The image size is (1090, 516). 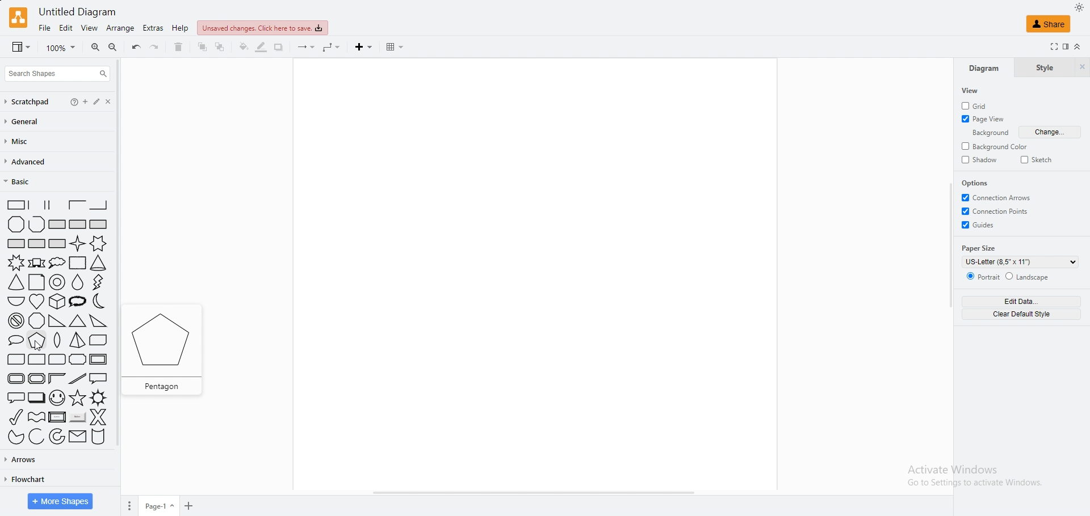 What do you see at coordinates (75, 101) in the screenshot?
I see `help` at bounding box center [75, 101].